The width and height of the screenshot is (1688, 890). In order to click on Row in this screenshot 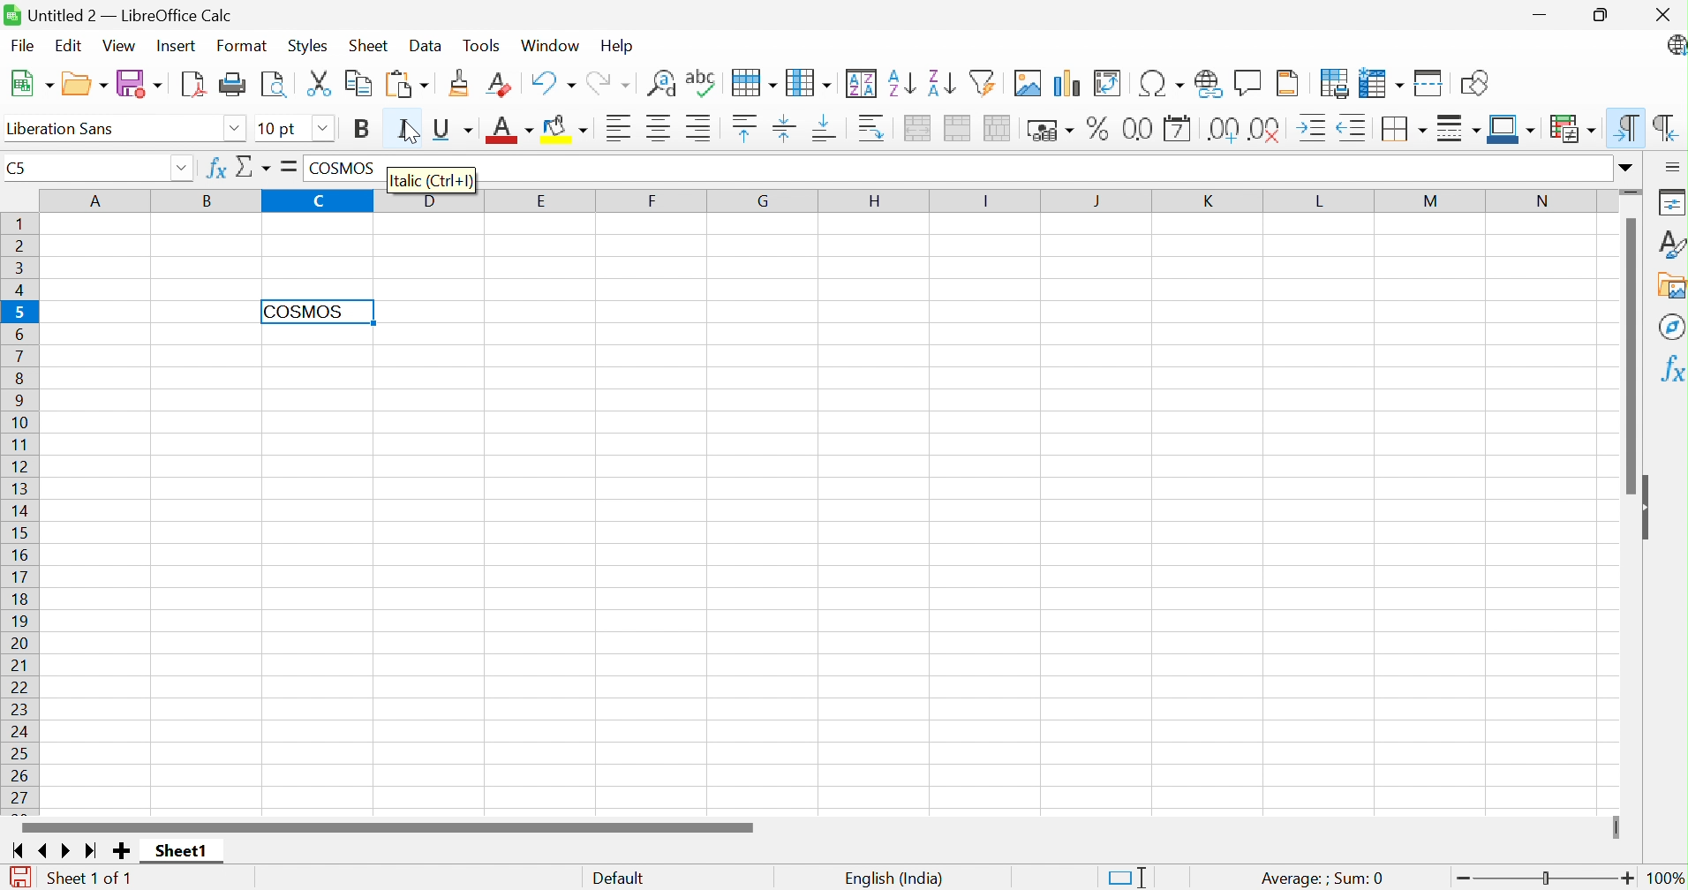, I will do `click(755, 85)`.